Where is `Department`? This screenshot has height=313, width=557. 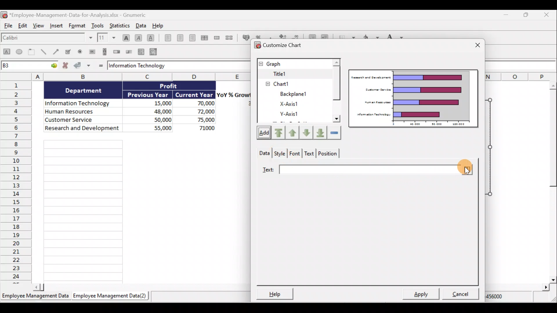 Department is located at coordinates (87, 90).